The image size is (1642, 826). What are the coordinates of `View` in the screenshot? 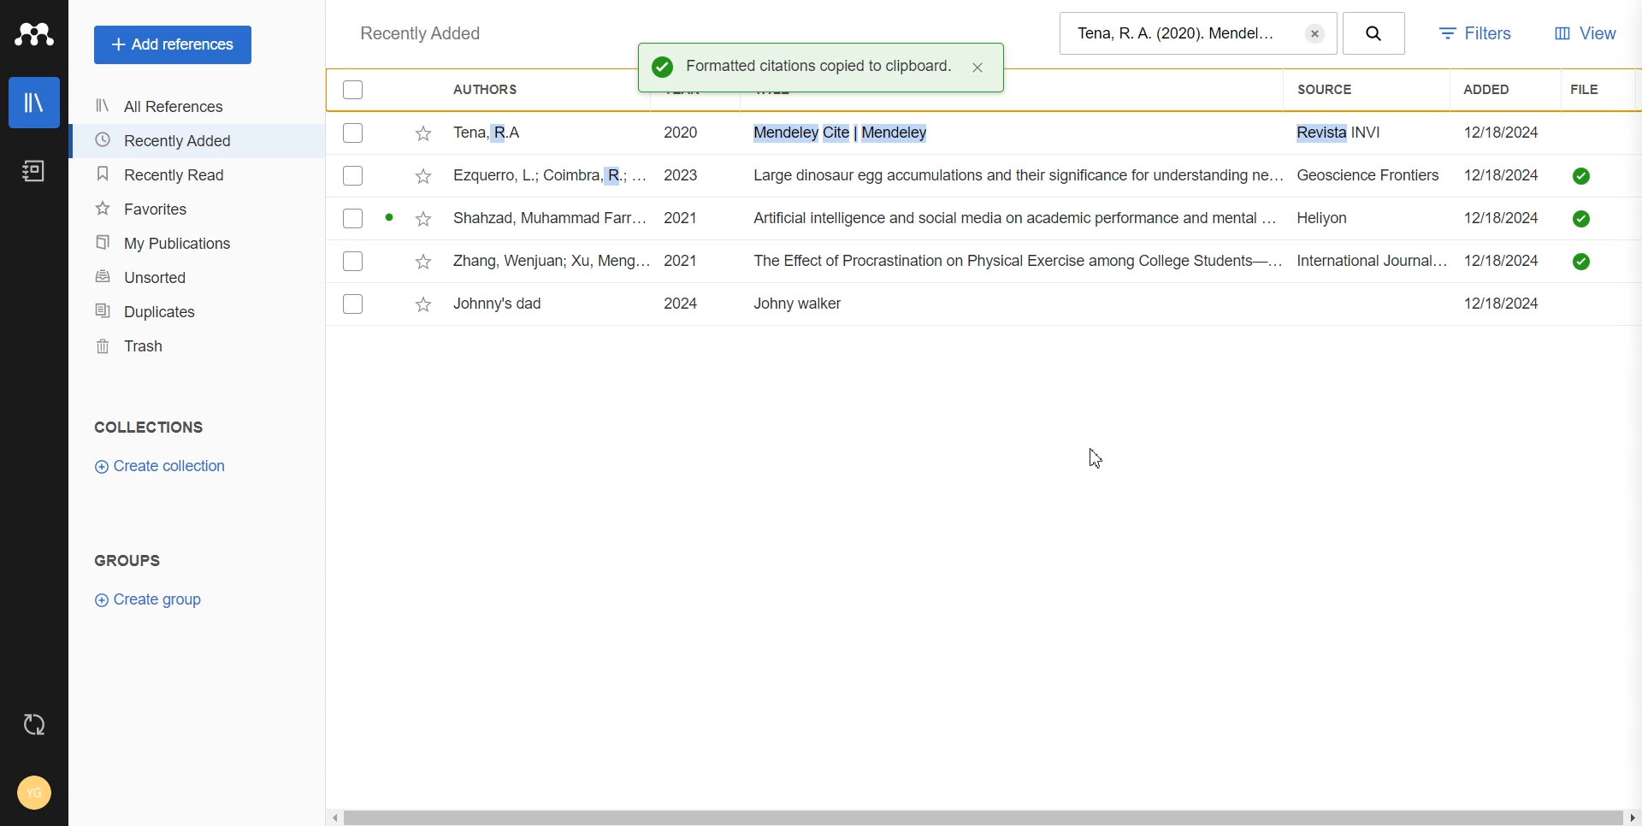 It's located at (1587, 35).